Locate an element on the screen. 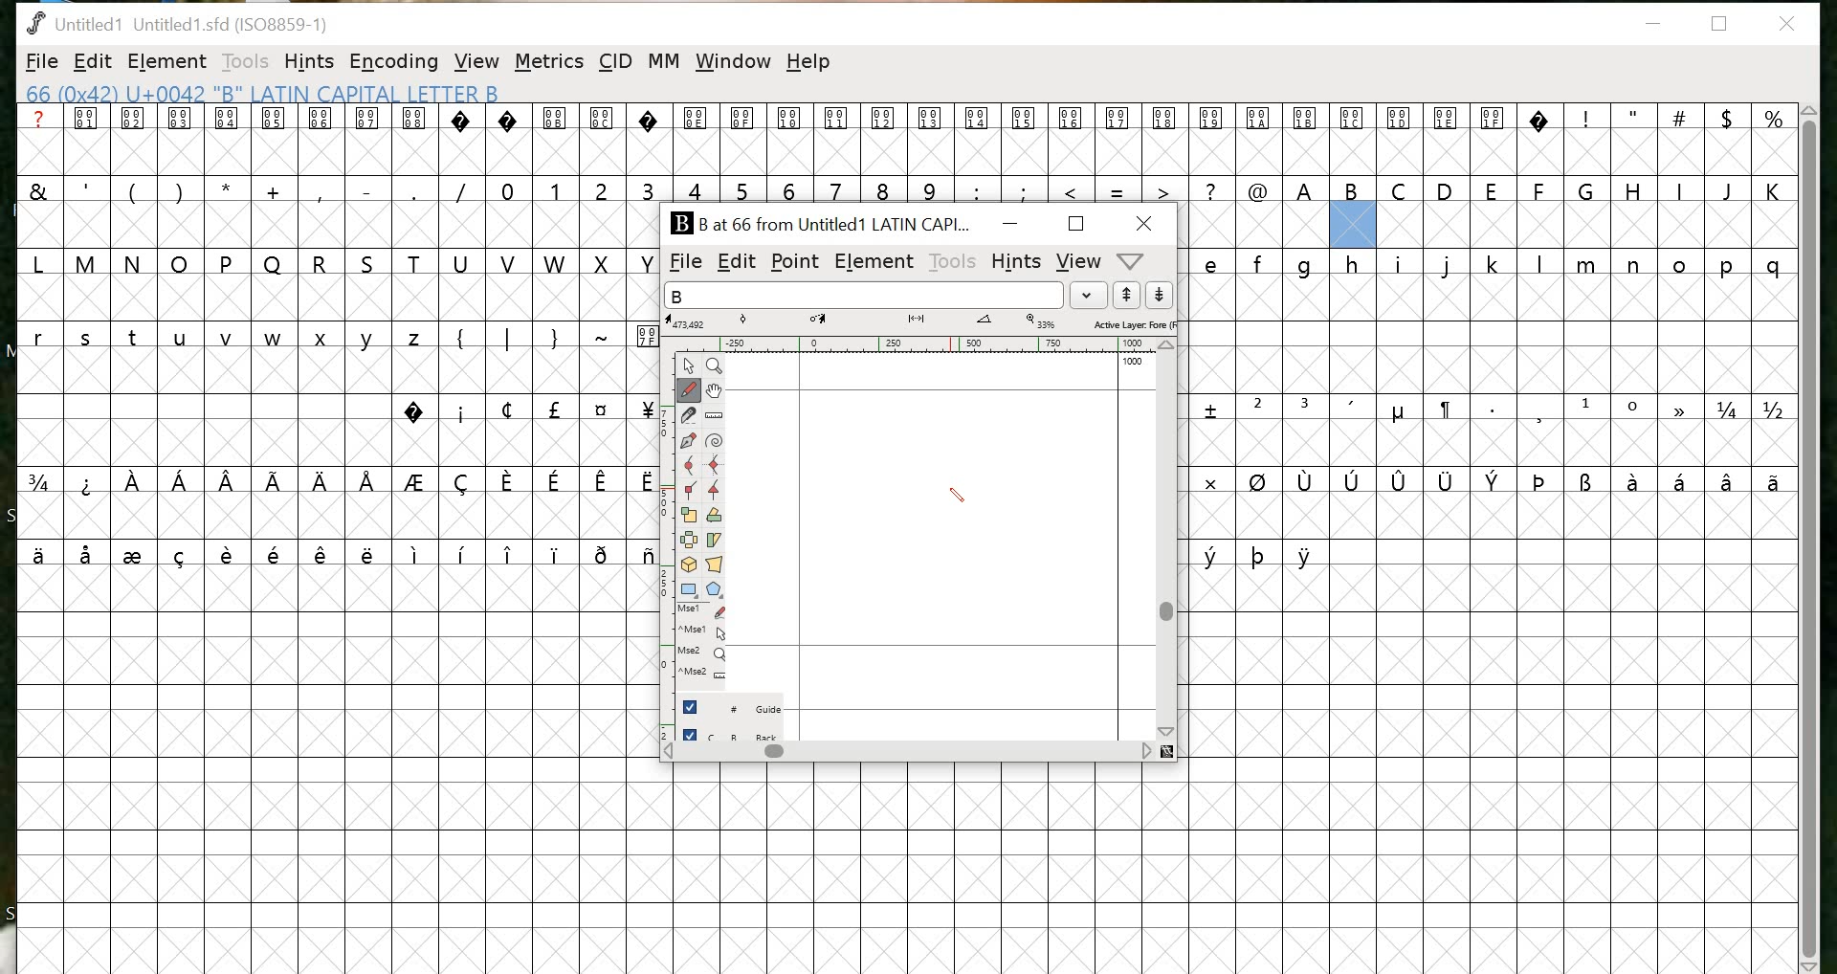  Maximize is located at coordinates (1074, 223).